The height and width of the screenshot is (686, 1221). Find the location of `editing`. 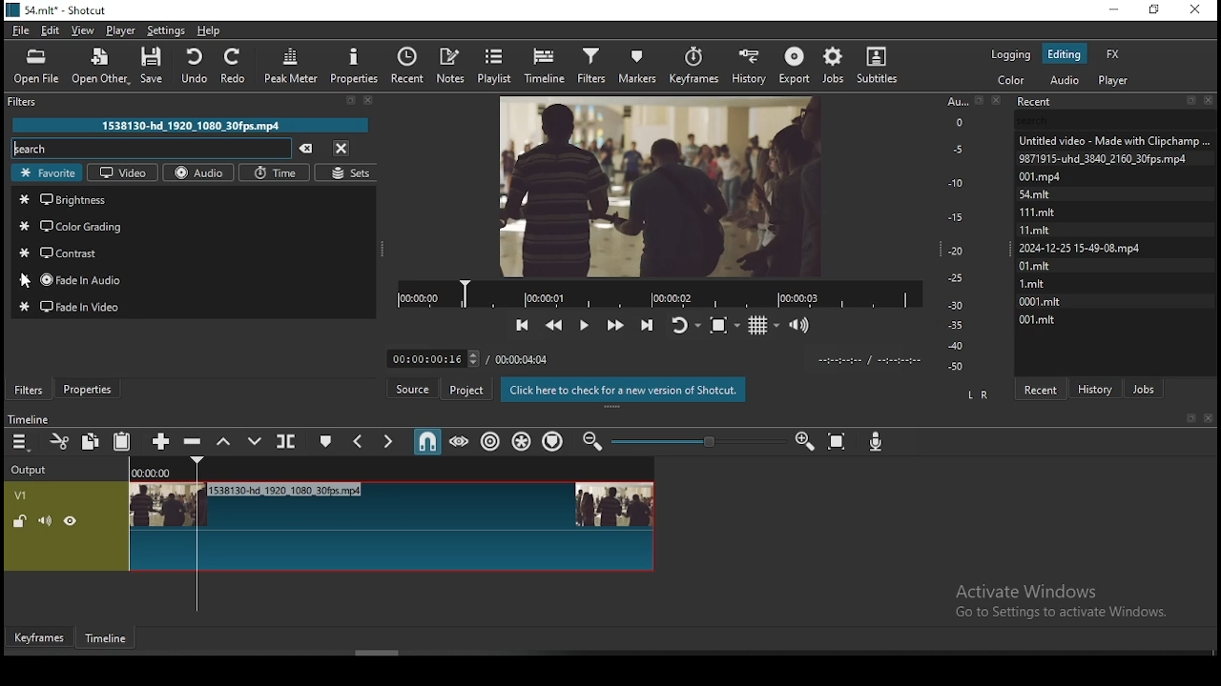

editing is located at coordinates (1064, 53).